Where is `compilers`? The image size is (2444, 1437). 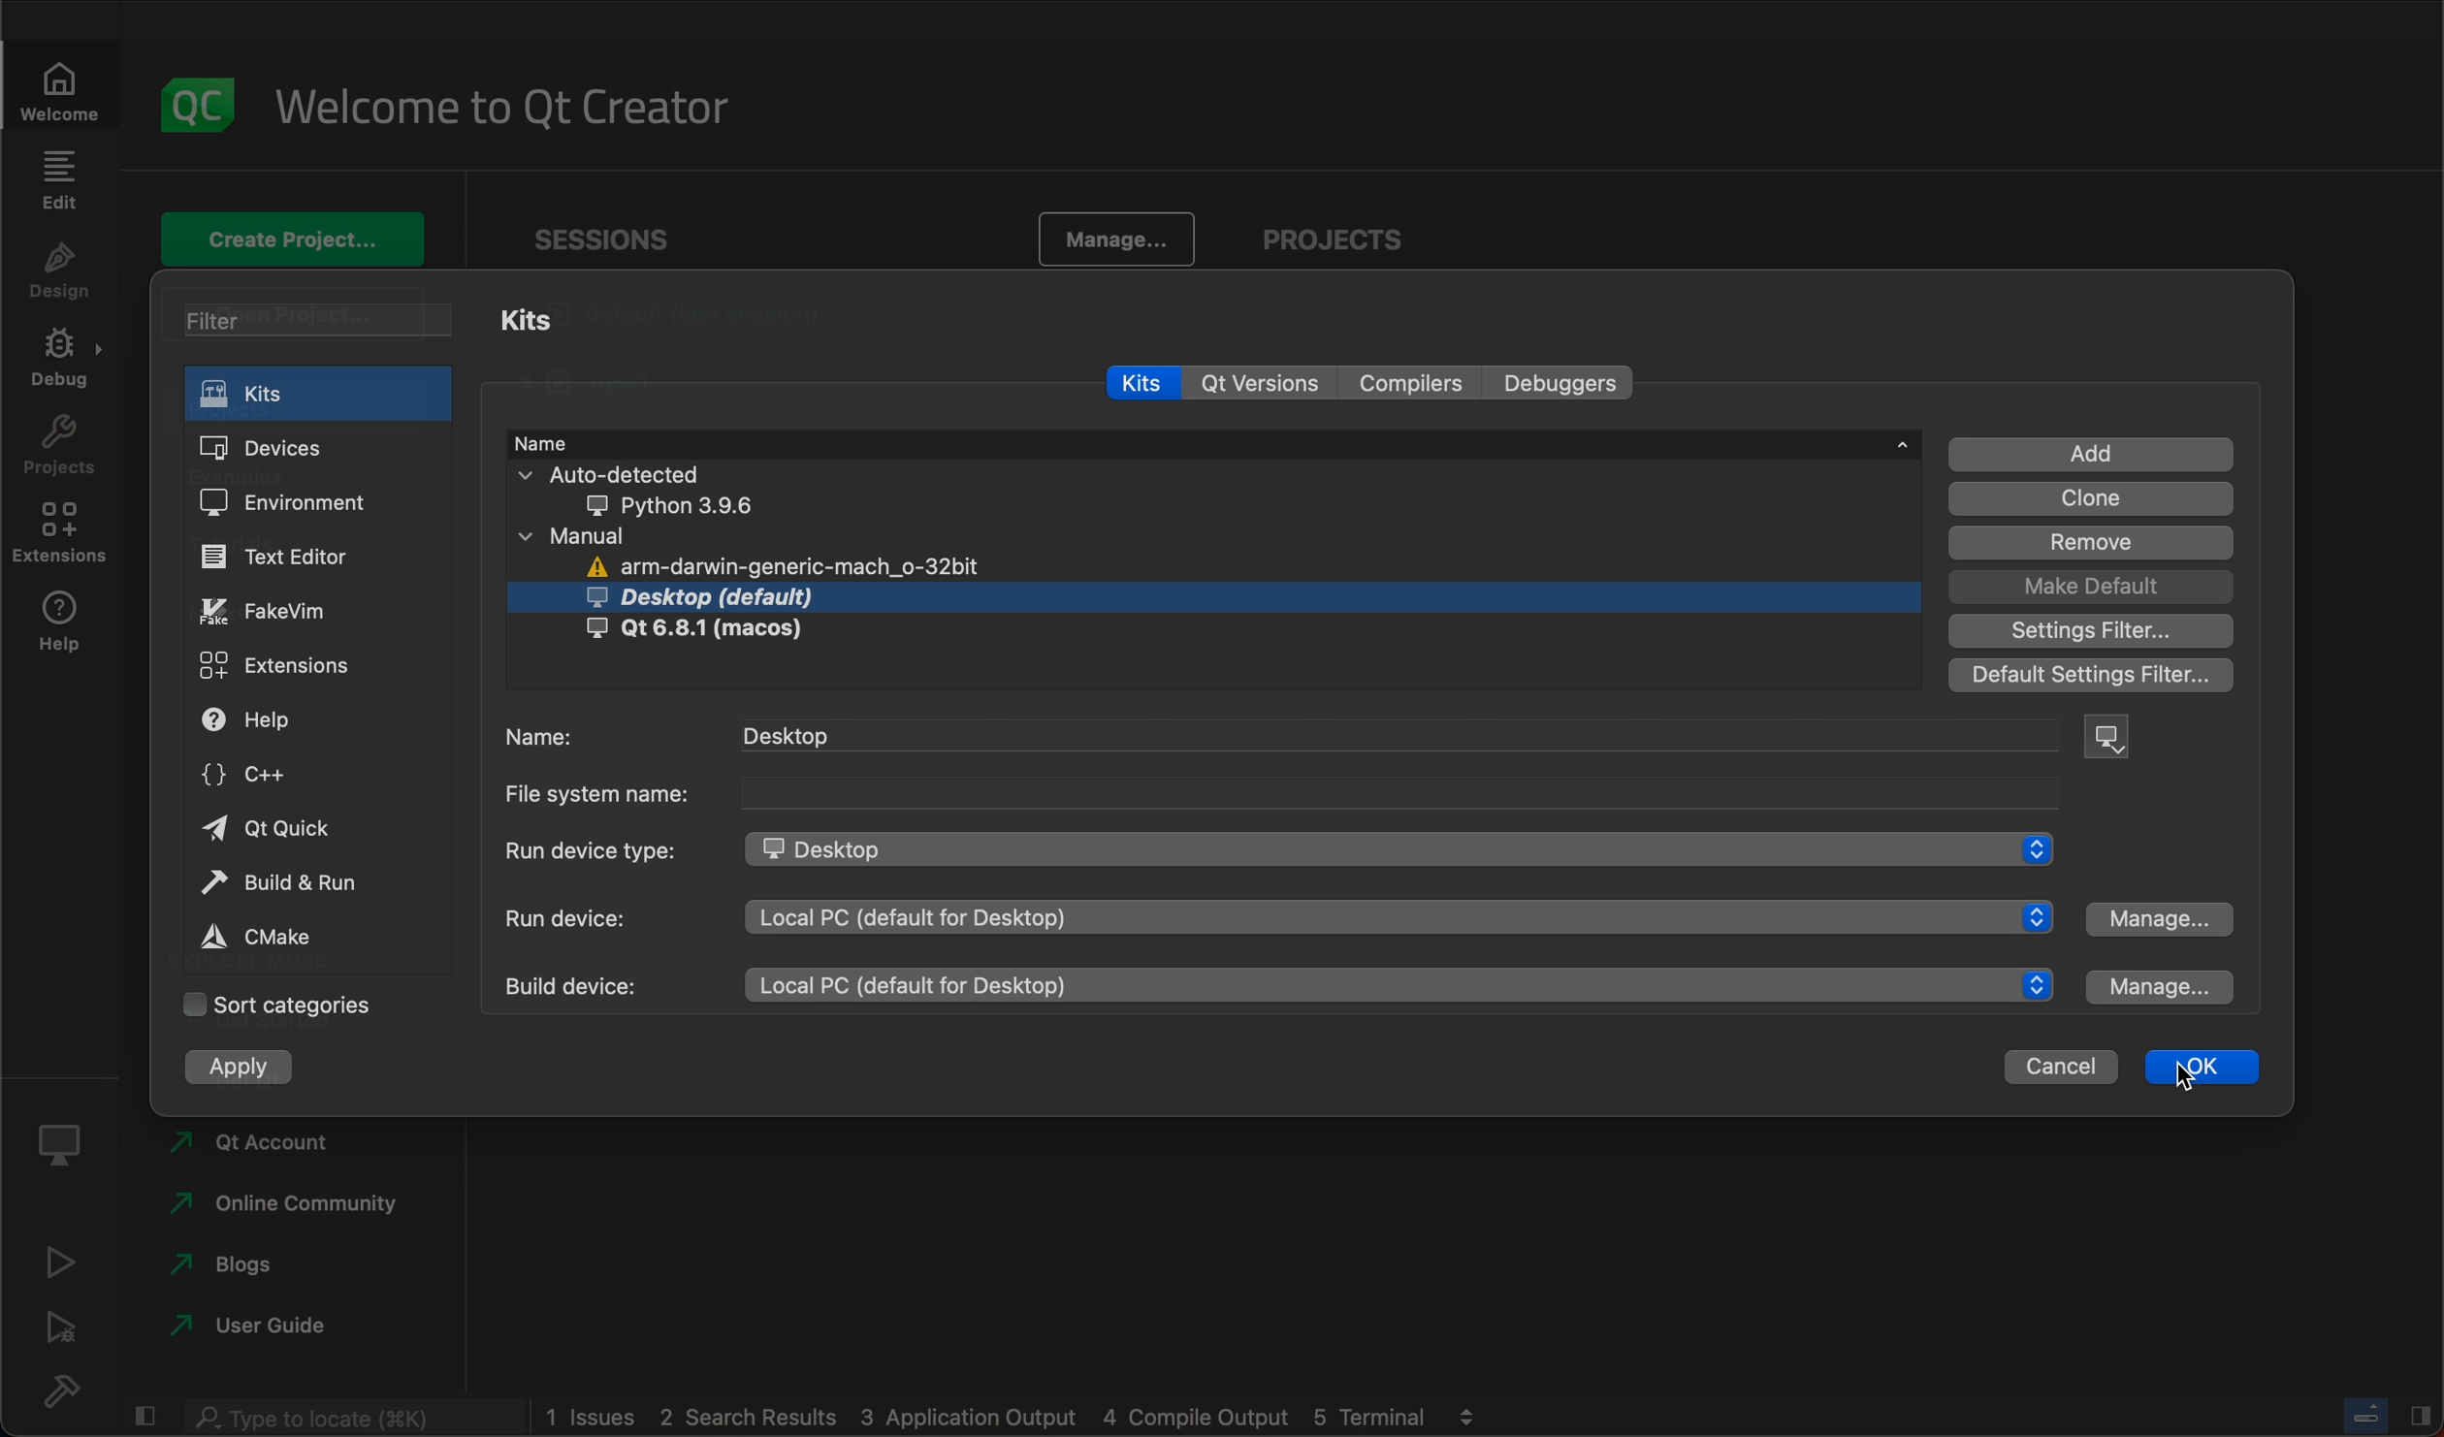
compilers is located at coordinates (1415, 383).